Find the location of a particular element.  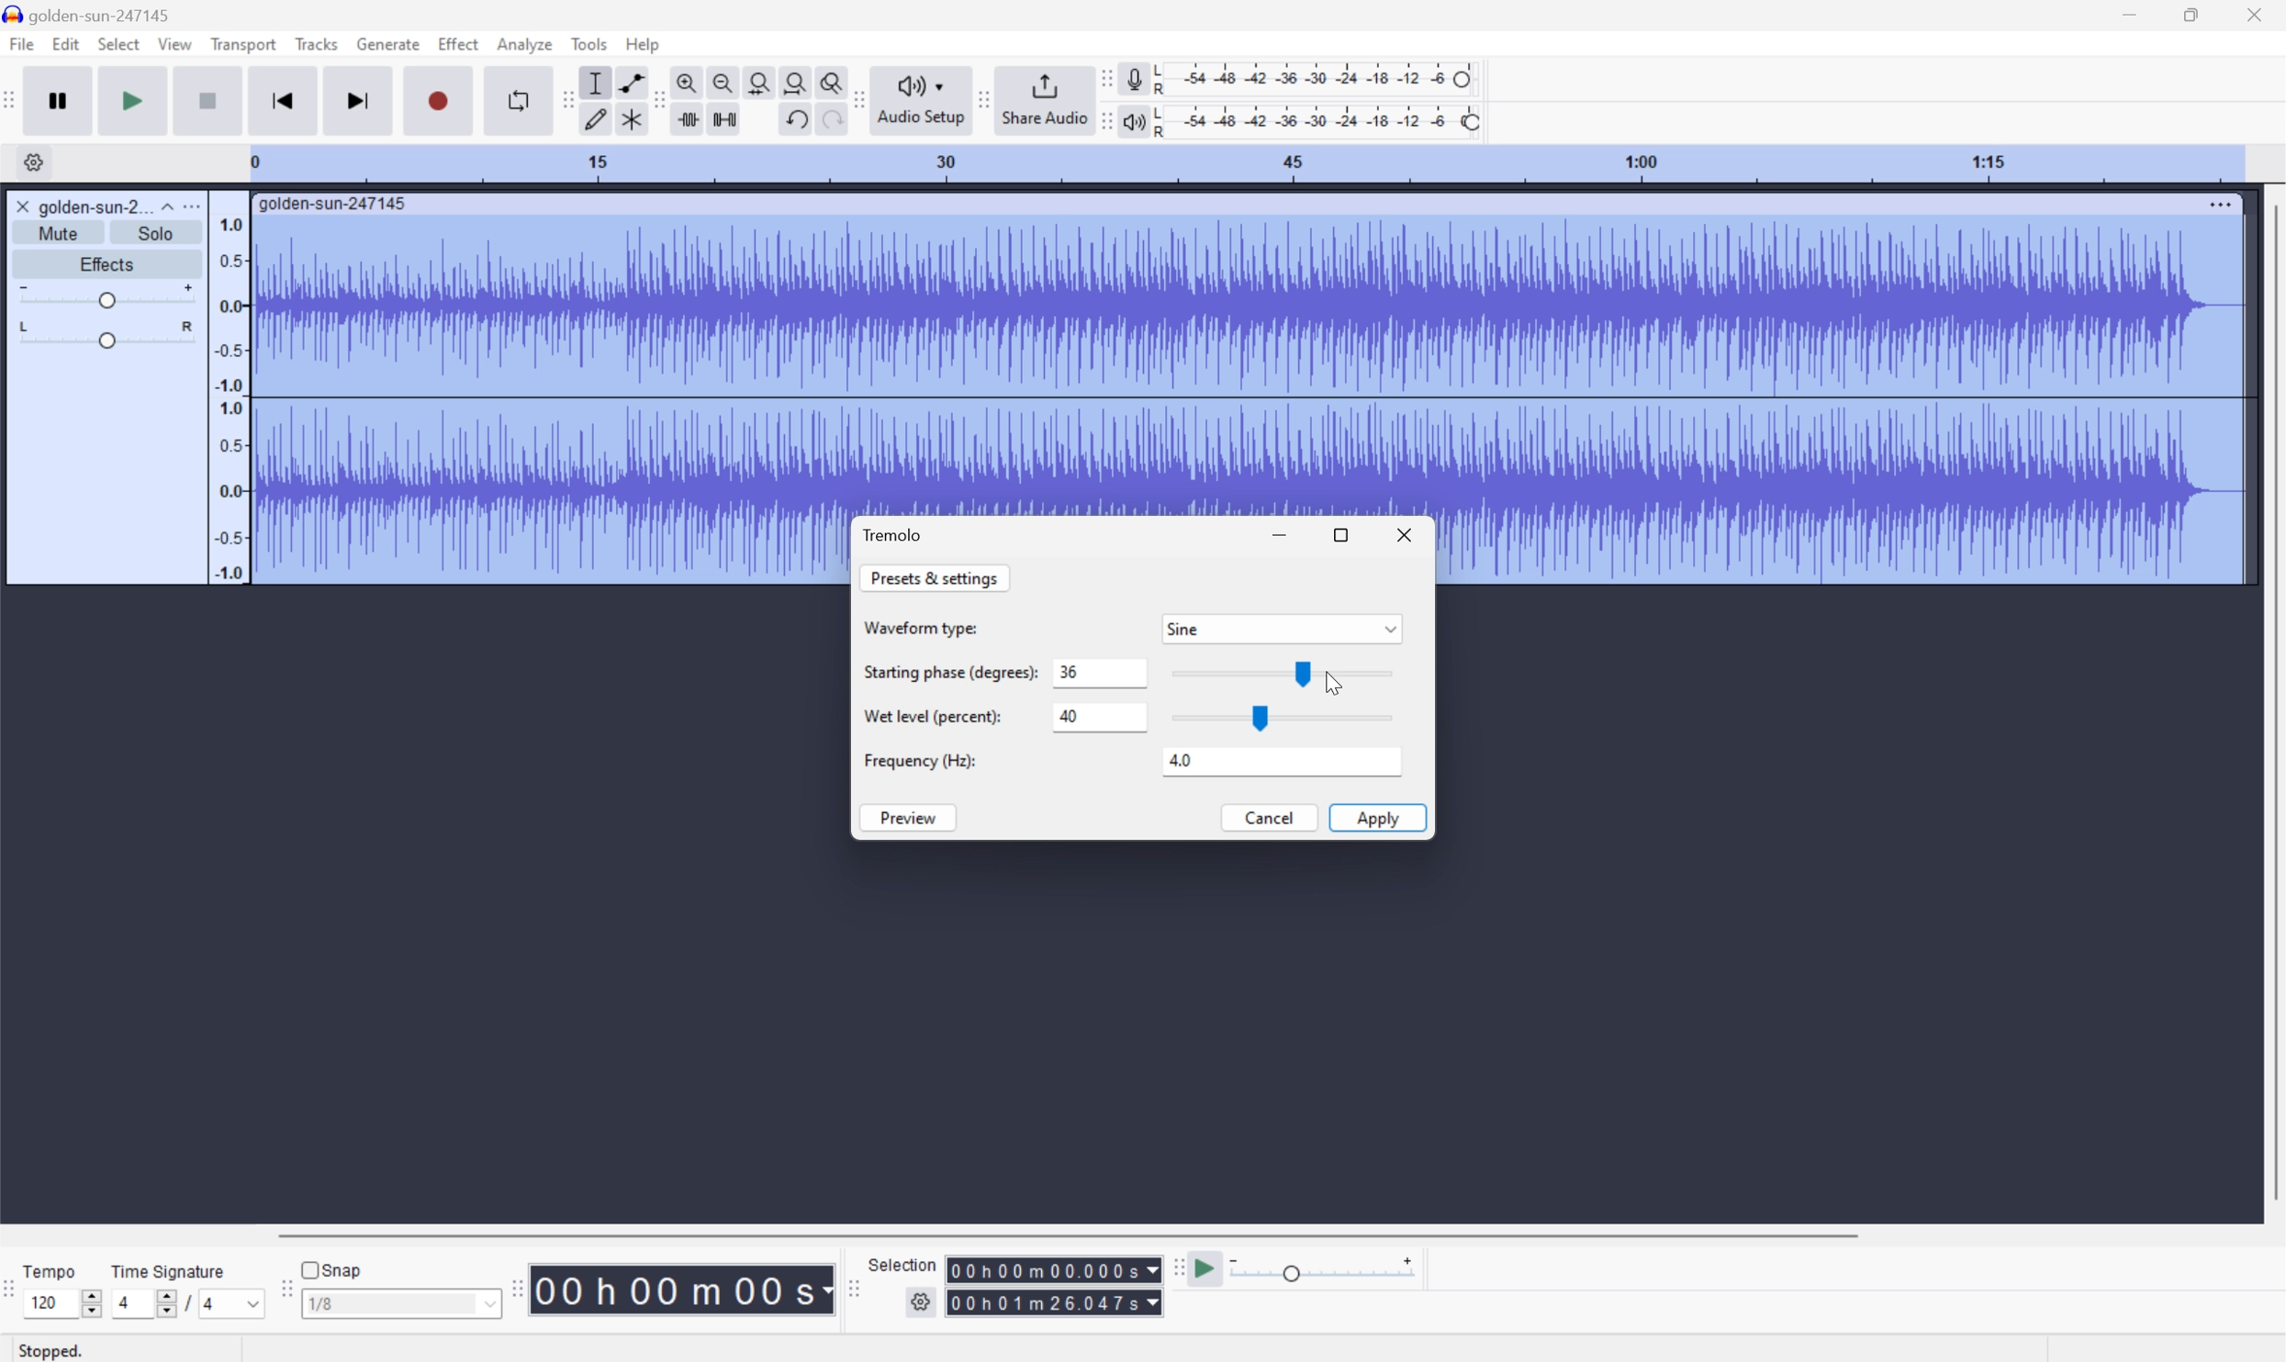

Audacity Time toolbar is located at coordinates (513, 1289).